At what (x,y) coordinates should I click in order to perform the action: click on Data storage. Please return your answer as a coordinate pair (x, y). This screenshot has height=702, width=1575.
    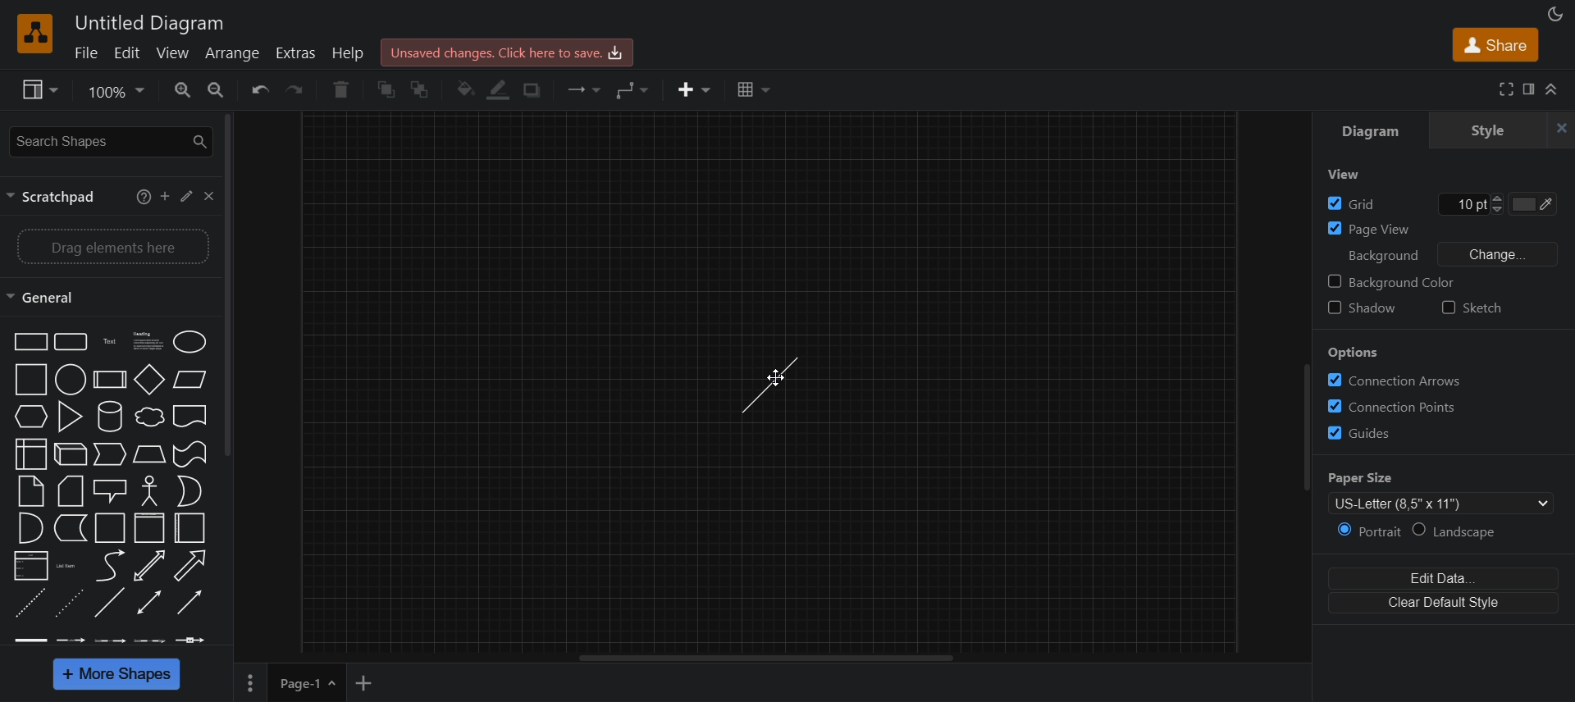
    Looking at the image, I should click on (68, 528).